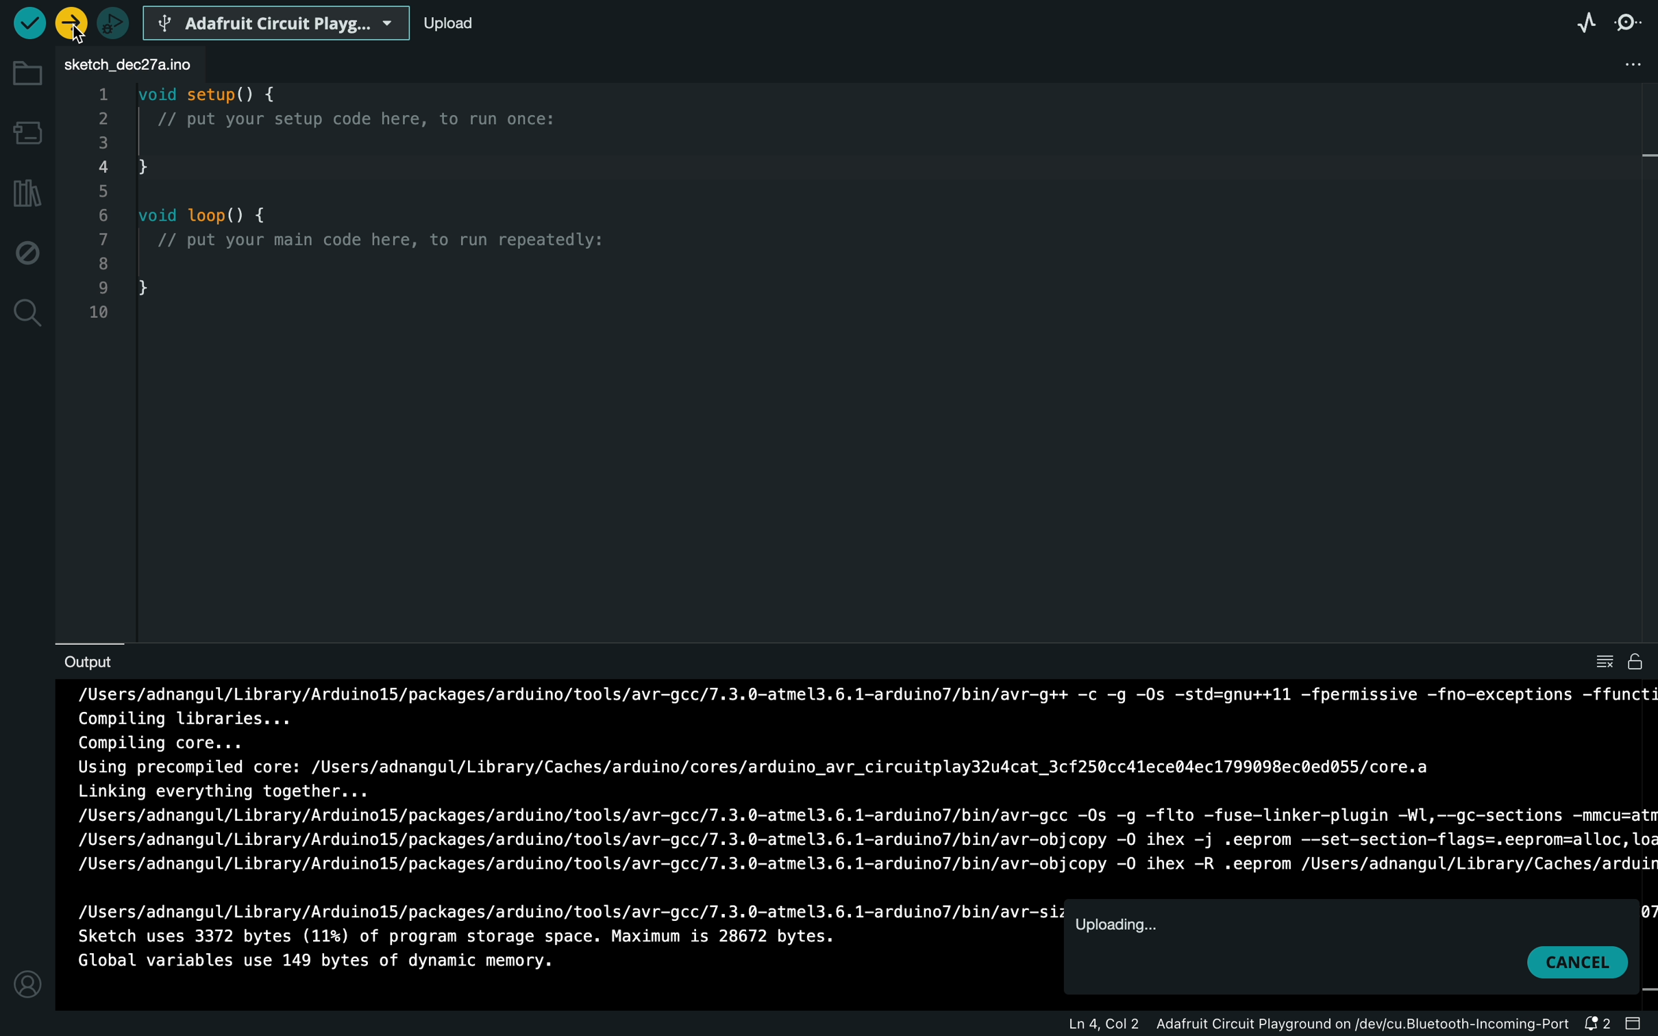 This screenshot has width=1658, height=1036. I want to click on debugger, so click(114, 21).